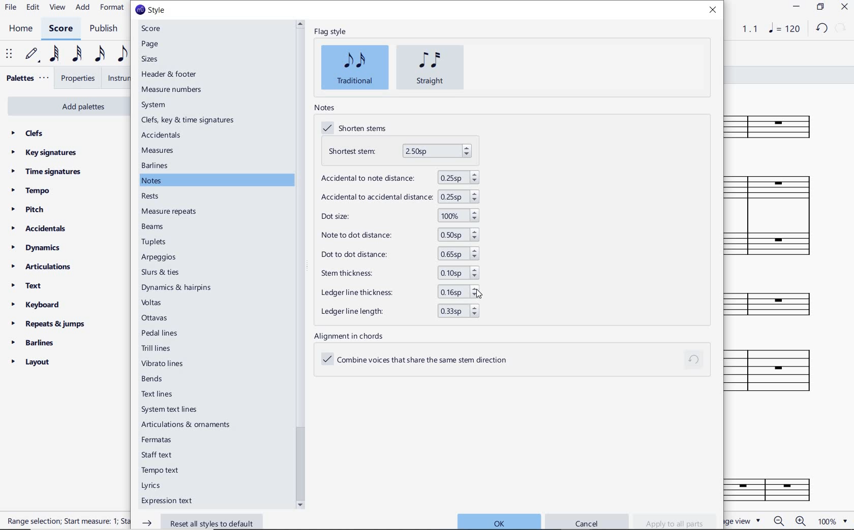 Image resolution: width=854 pixels, height=530 pixels. What do you see at coordinates (177, 410) in the screenshot?
I see `system text lines` at bounding box center [177, 410].